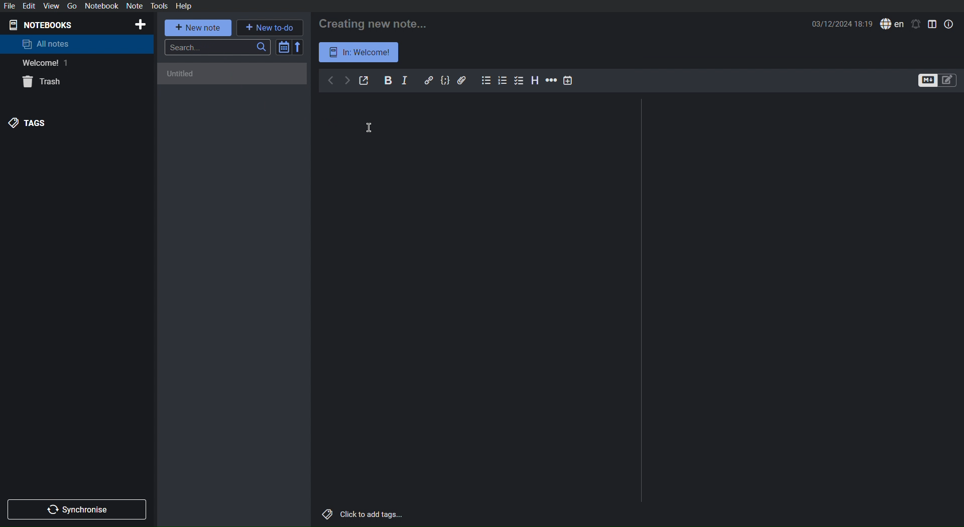  What do you see at coordinates (388, 80) in the screenshot?
I see `Bold` at bounding box center [388, 80].